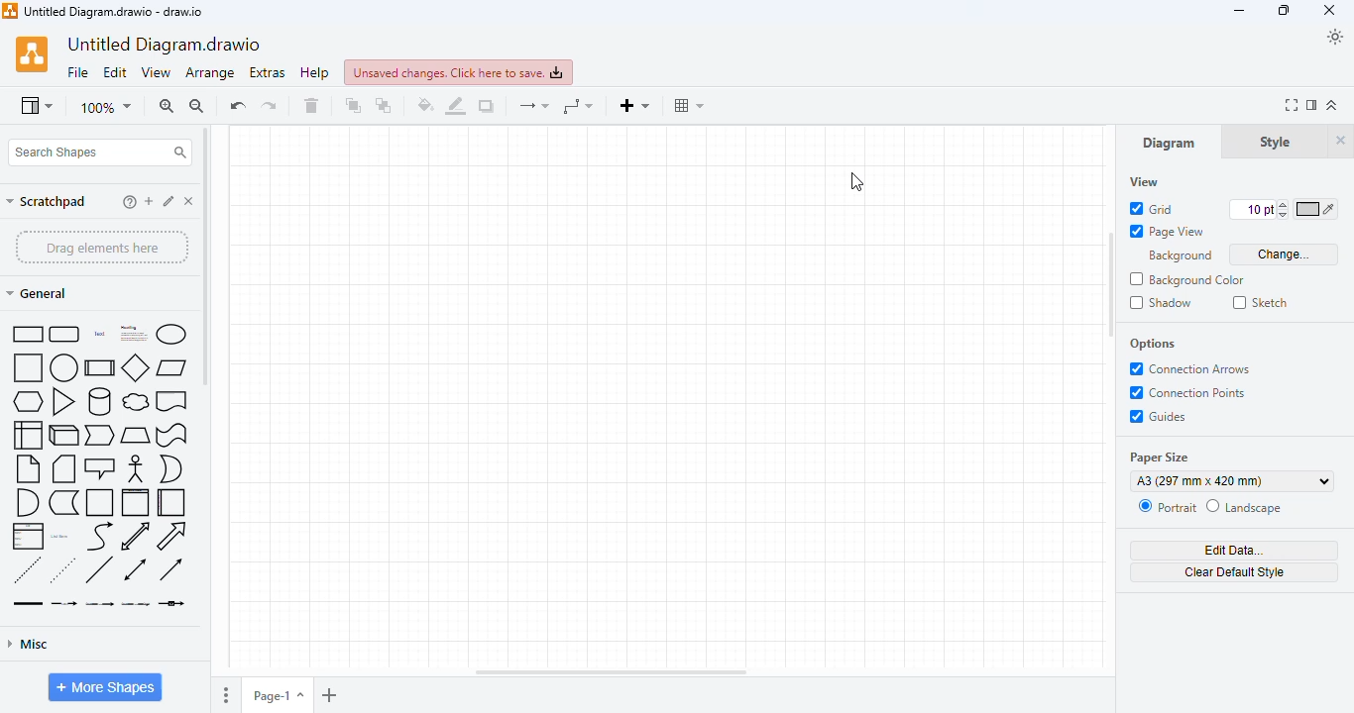 Image resolution: width=1354 pixels, height=713 pixels. What do you see at coordinates (171, 401) in the screenshot?
I see `document` at bounding box center [171, 401].